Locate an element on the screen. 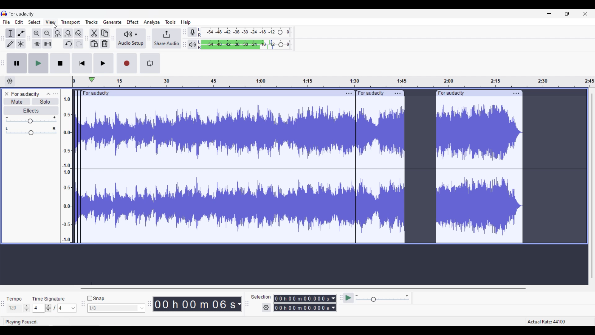 The width and height of the screenshot is (595, 335). Select menu is located at coordinates (34, 22).